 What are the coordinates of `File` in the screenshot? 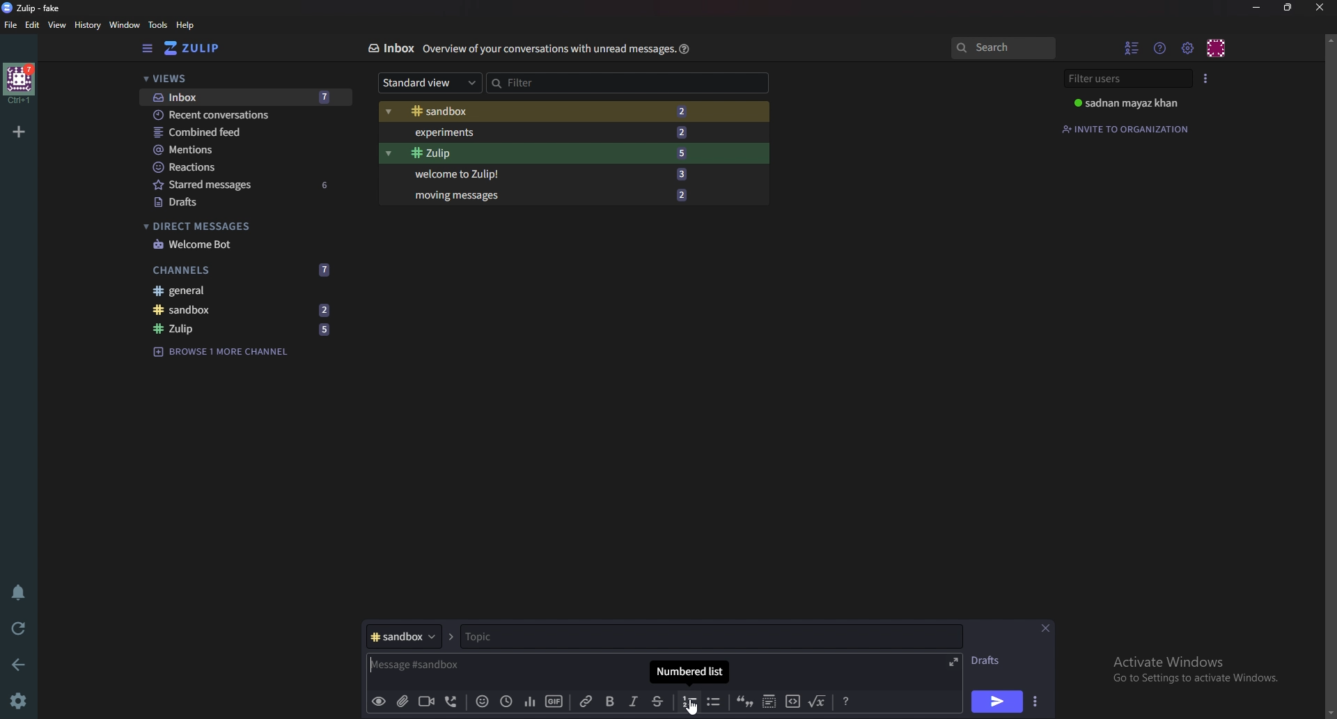 It's located at (11, 26).